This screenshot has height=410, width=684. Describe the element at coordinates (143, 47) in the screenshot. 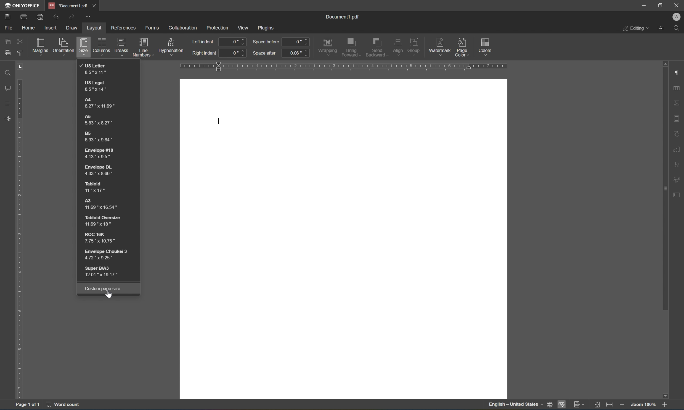

I see `line numbers` at that location.